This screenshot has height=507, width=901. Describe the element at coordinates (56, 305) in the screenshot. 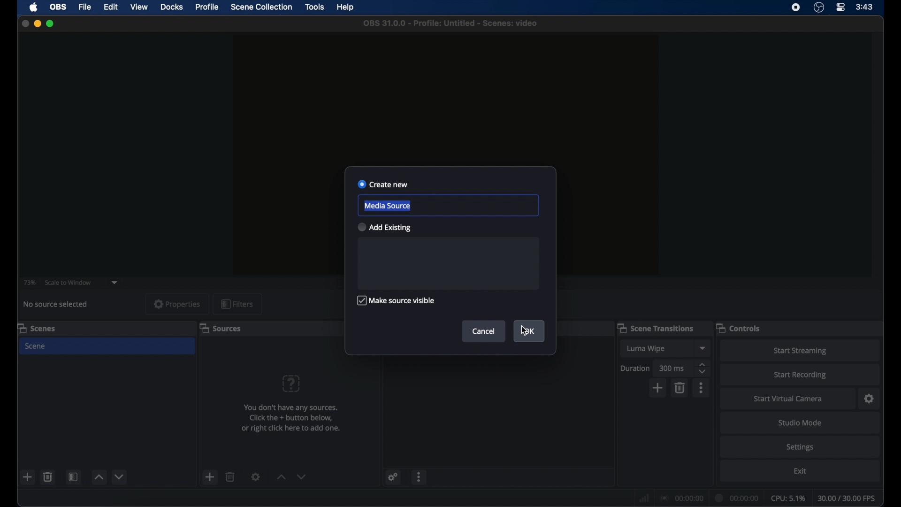

I see `no source selected` at that location.